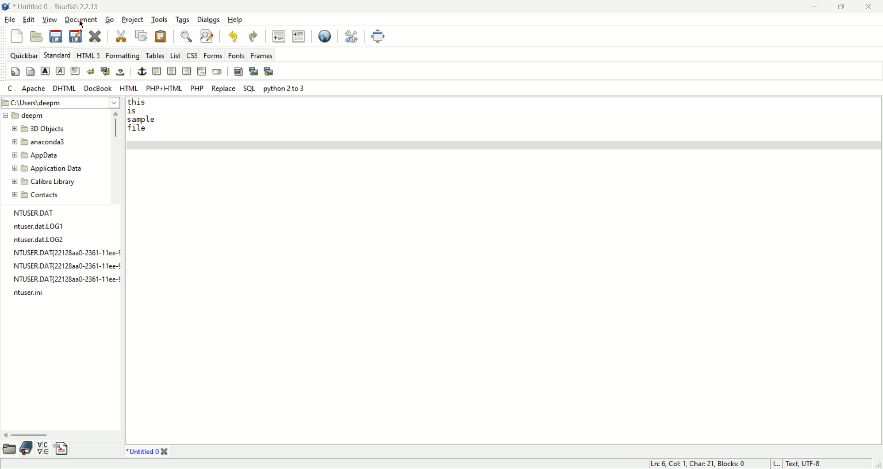 The height and width of the screenshot is (469, 883). I want to click on break and clear, so click(104, 71).